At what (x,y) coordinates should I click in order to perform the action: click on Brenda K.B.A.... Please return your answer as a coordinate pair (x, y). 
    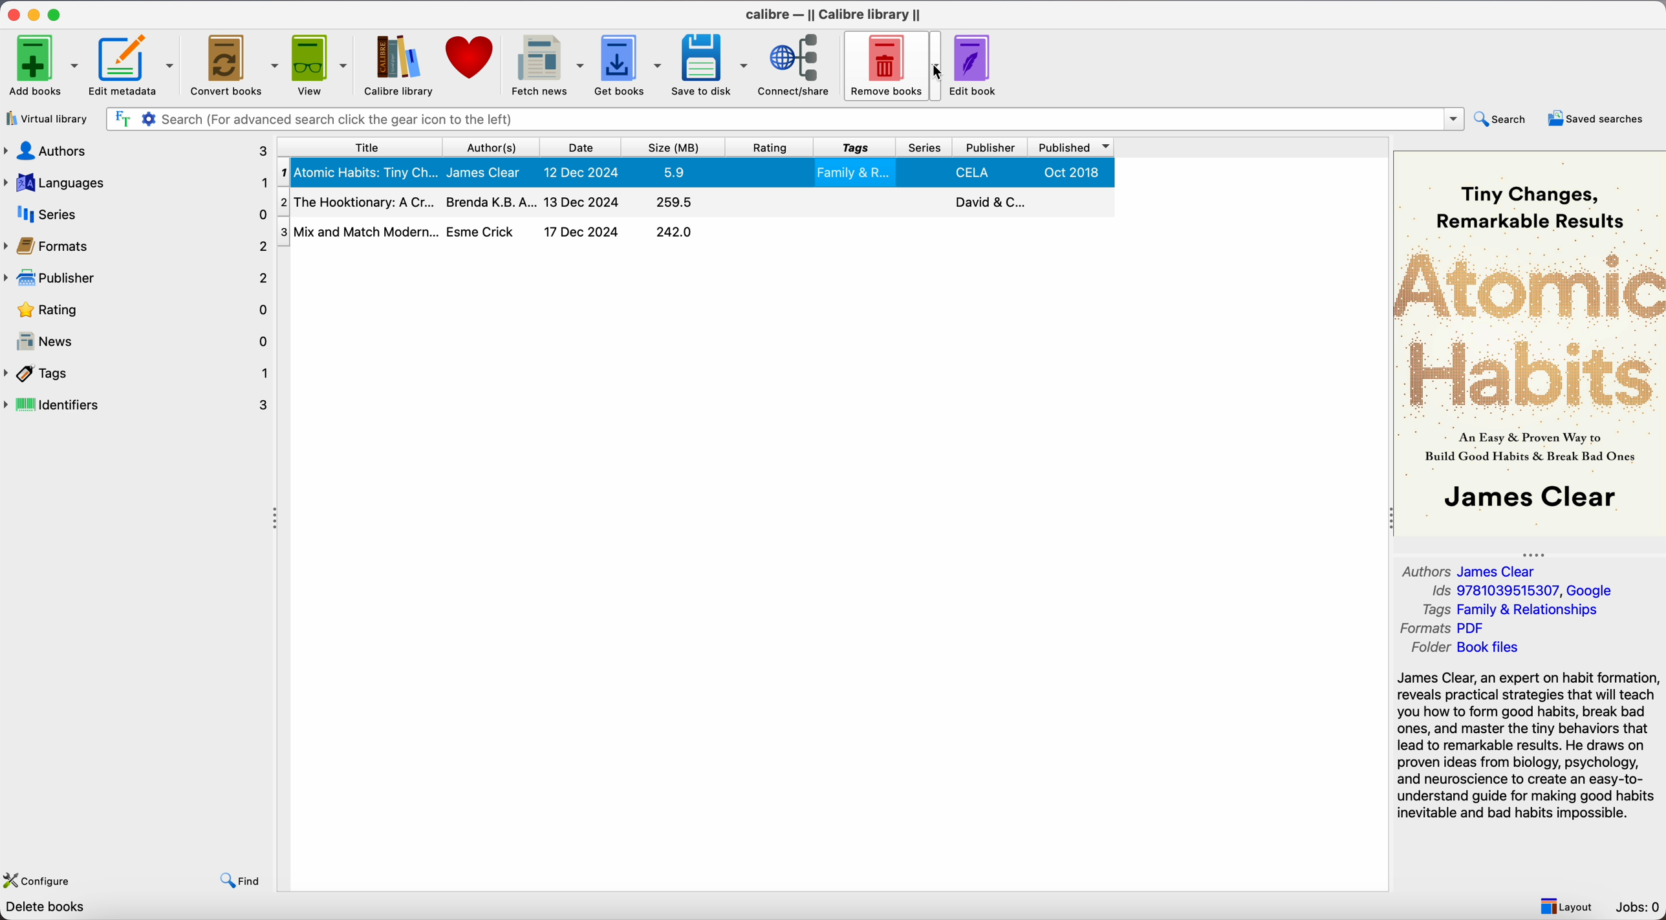
    Looking at the image, I should click on (490, 200).